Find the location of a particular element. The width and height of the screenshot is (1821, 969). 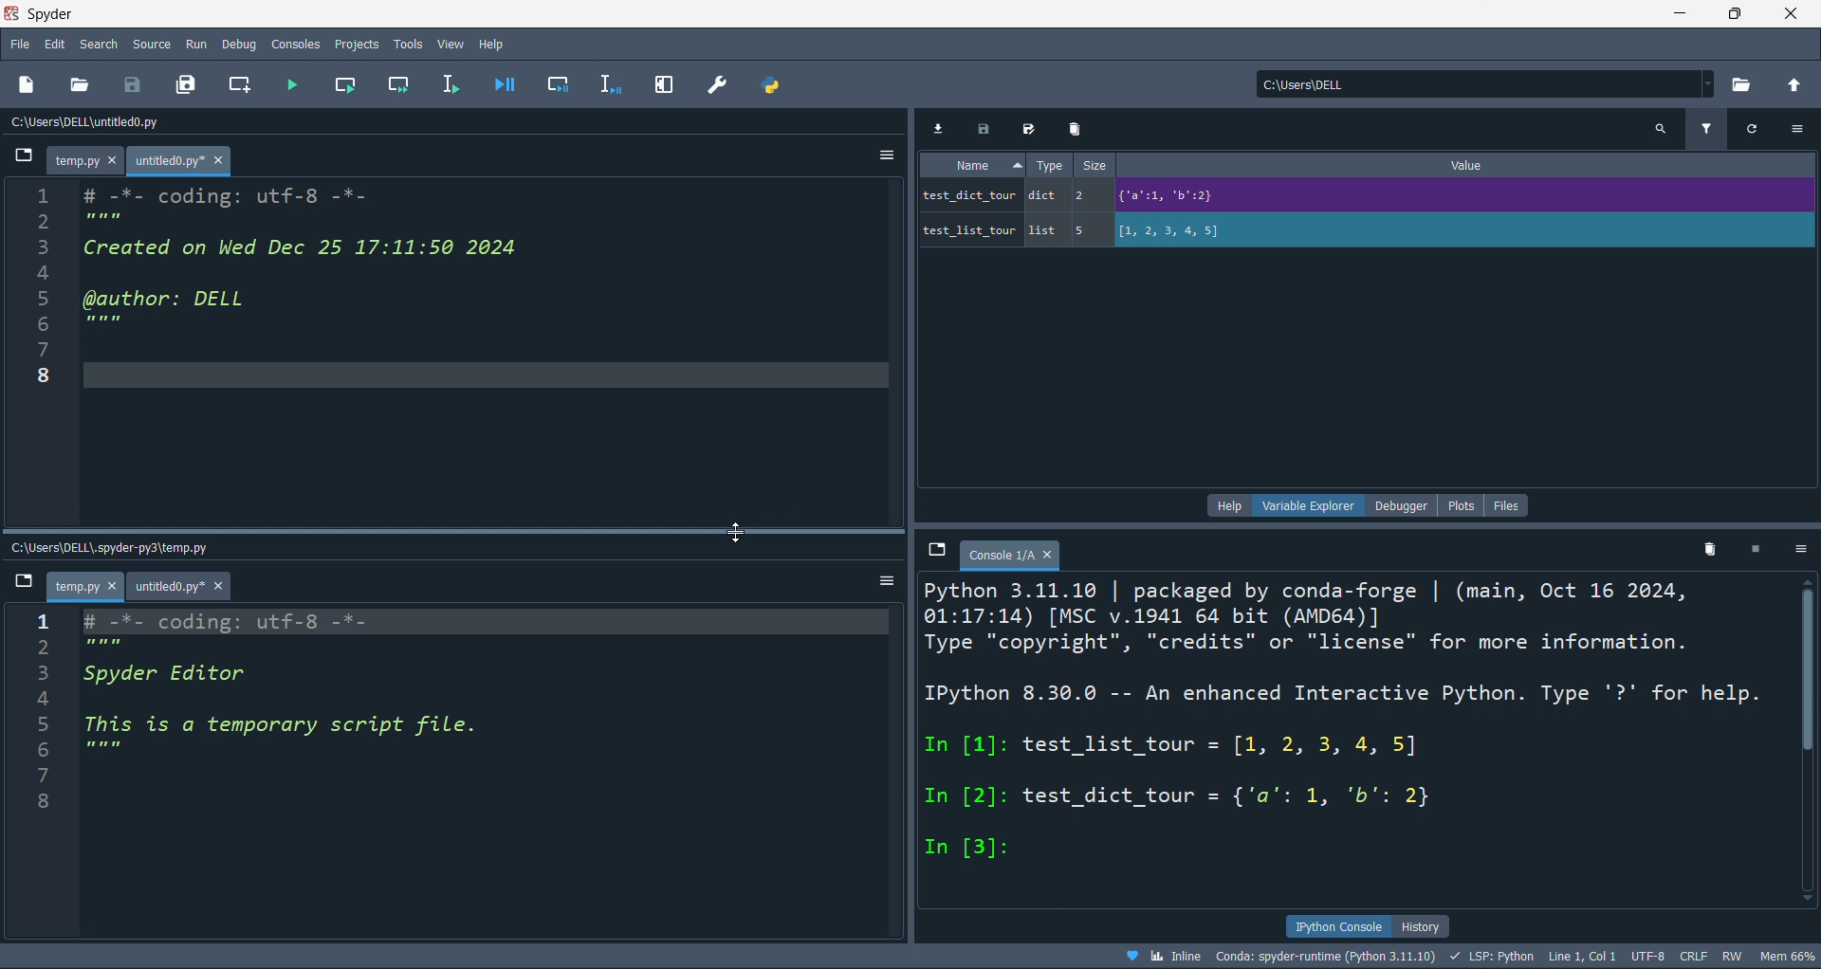

open directory is located at coordinates (1798, 85).